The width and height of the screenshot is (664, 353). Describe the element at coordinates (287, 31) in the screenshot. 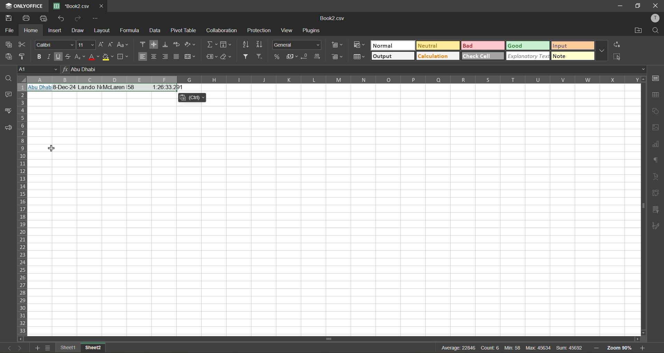

I see `view` at that location.